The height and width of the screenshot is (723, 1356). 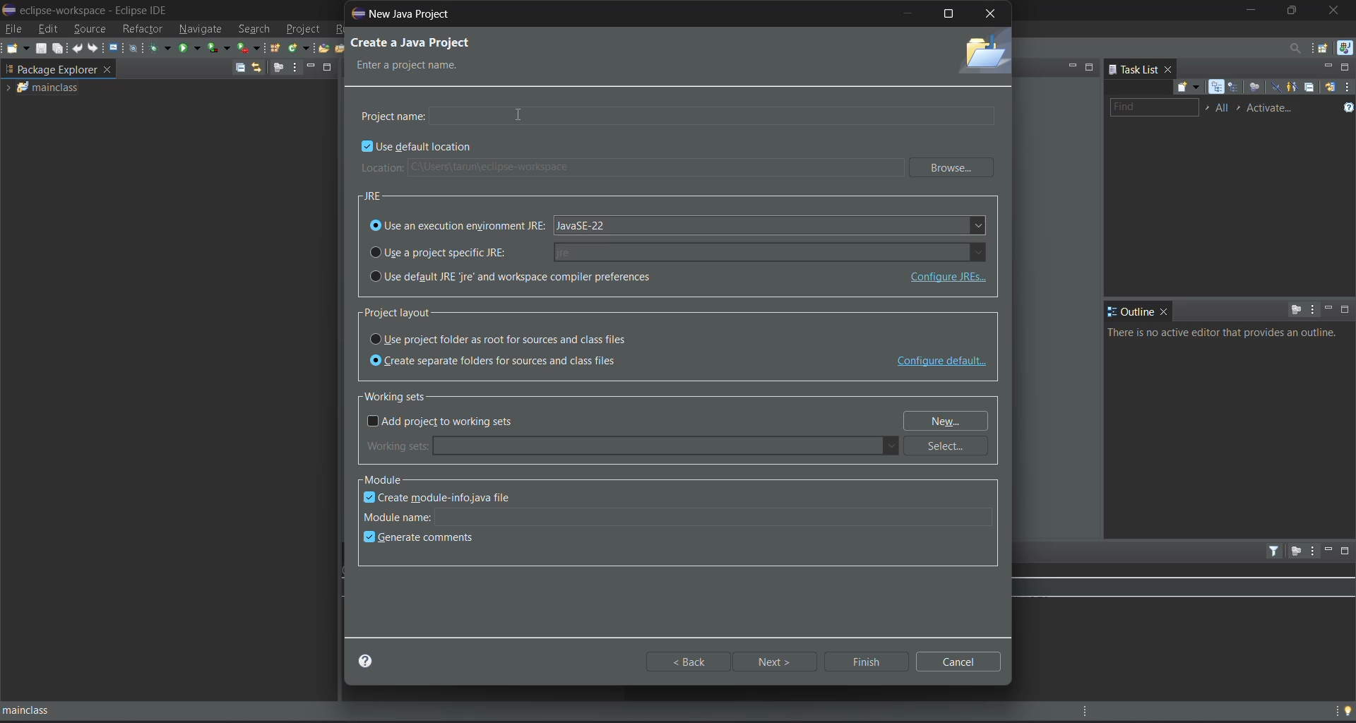 I want to click on hide completed tasks, so click(x=1275, y=86).